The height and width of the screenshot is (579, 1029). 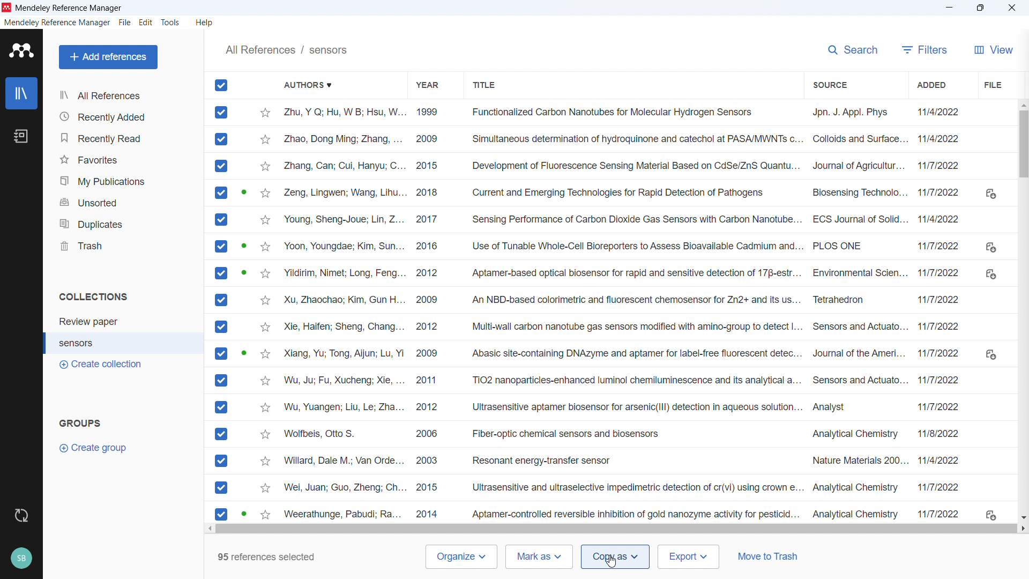 I want to click on create group, so click(x=93, y=448).